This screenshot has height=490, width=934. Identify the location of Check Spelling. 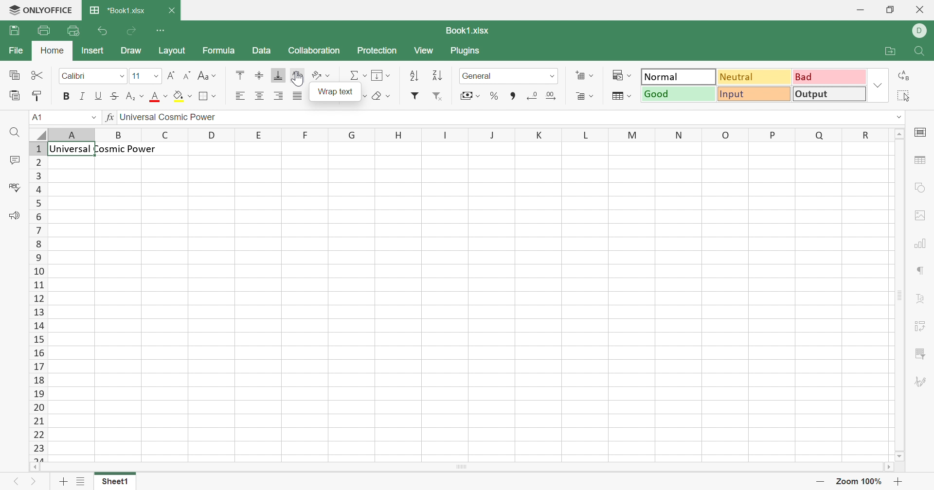
(14, 187).